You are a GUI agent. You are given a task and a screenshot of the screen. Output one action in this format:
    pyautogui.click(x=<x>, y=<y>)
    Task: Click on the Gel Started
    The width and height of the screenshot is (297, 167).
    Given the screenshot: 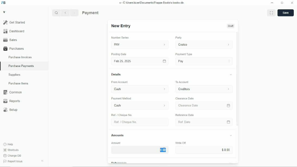 What is the action you would take?
    pyautogui.click(x=24, y=22)
    